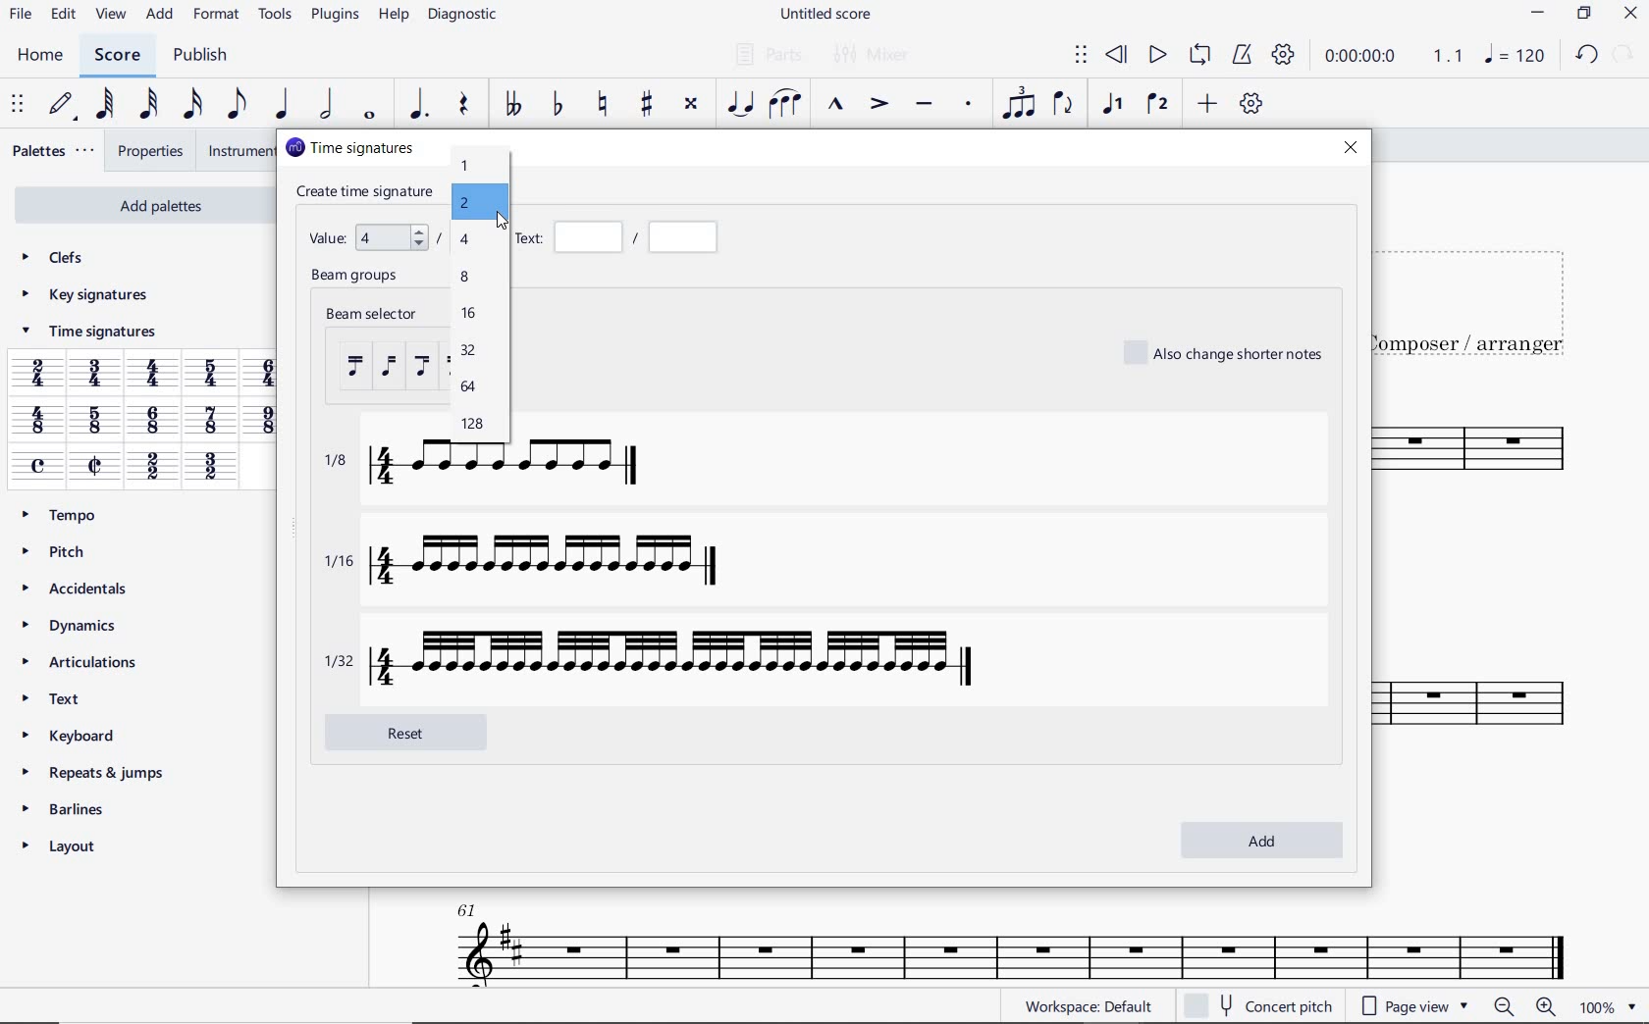 The width and height of the screenshot is (1649, 1024). Describe the element at coordinates (64, 15) in the screenshot. I see `EDIT` at that location.